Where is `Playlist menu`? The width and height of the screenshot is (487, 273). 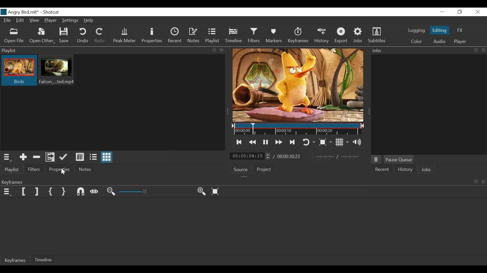
Playlist menu is located at coordinates (7, 157).